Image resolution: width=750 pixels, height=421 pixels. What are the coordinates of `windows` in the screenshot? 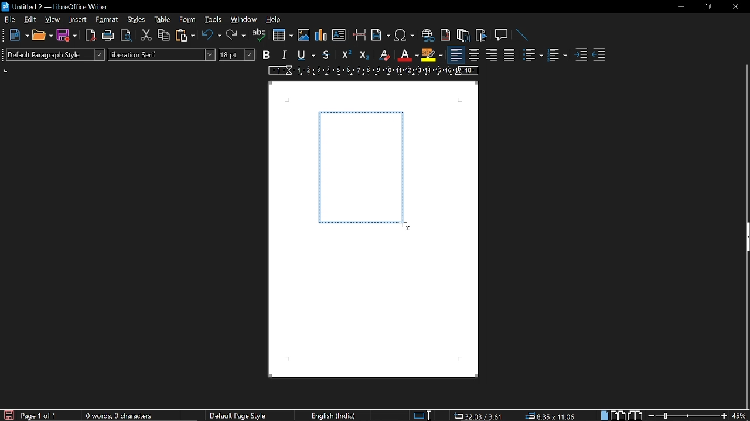 It's located at (244, 20).